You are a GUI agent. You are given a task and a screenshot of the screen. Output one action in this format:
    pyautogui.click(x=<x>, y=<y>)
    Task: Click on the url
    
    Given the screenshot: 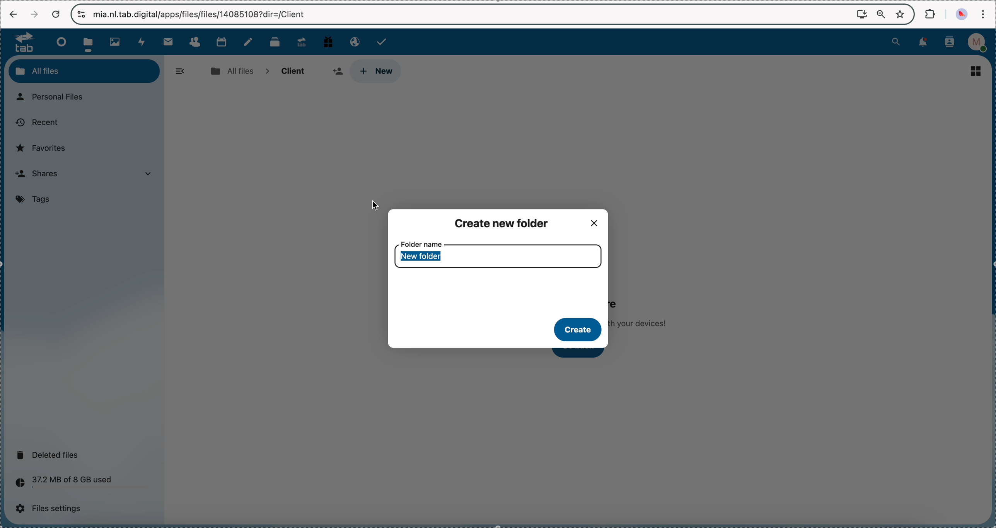 What is the action you would take?
    pyautogui.click(x=203, y=14)
    